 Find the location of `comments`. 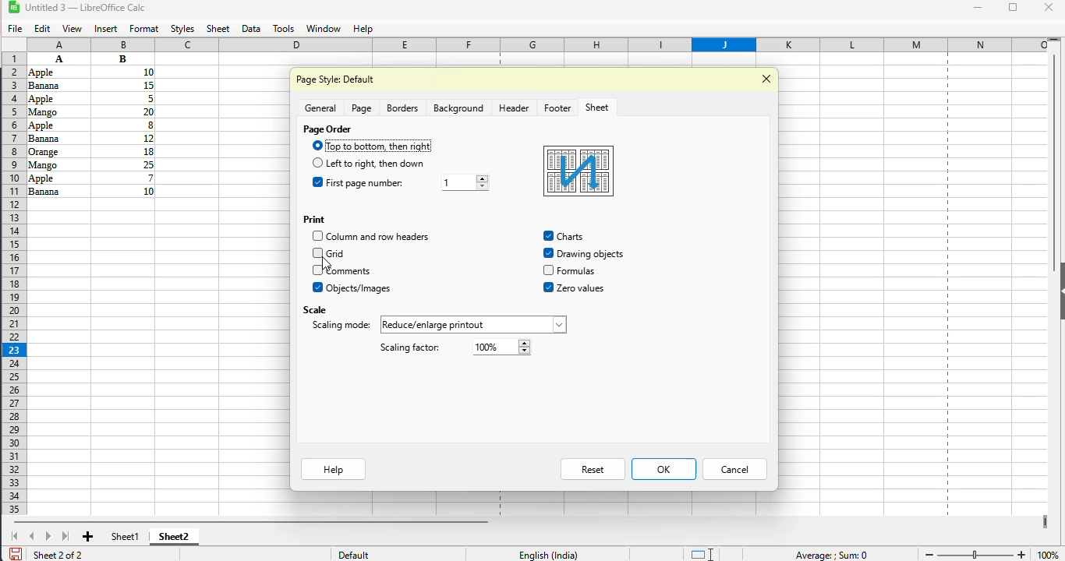

comments is located at coordinates (349, 271).